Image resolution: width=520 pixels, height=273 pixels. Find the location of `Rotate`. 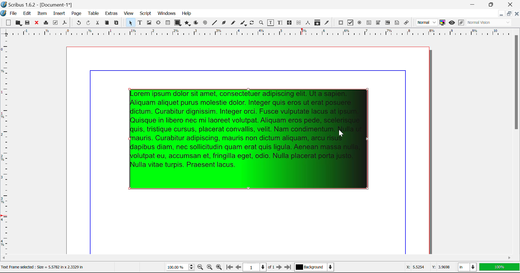

Rotate is located at coordinates (252, 23).